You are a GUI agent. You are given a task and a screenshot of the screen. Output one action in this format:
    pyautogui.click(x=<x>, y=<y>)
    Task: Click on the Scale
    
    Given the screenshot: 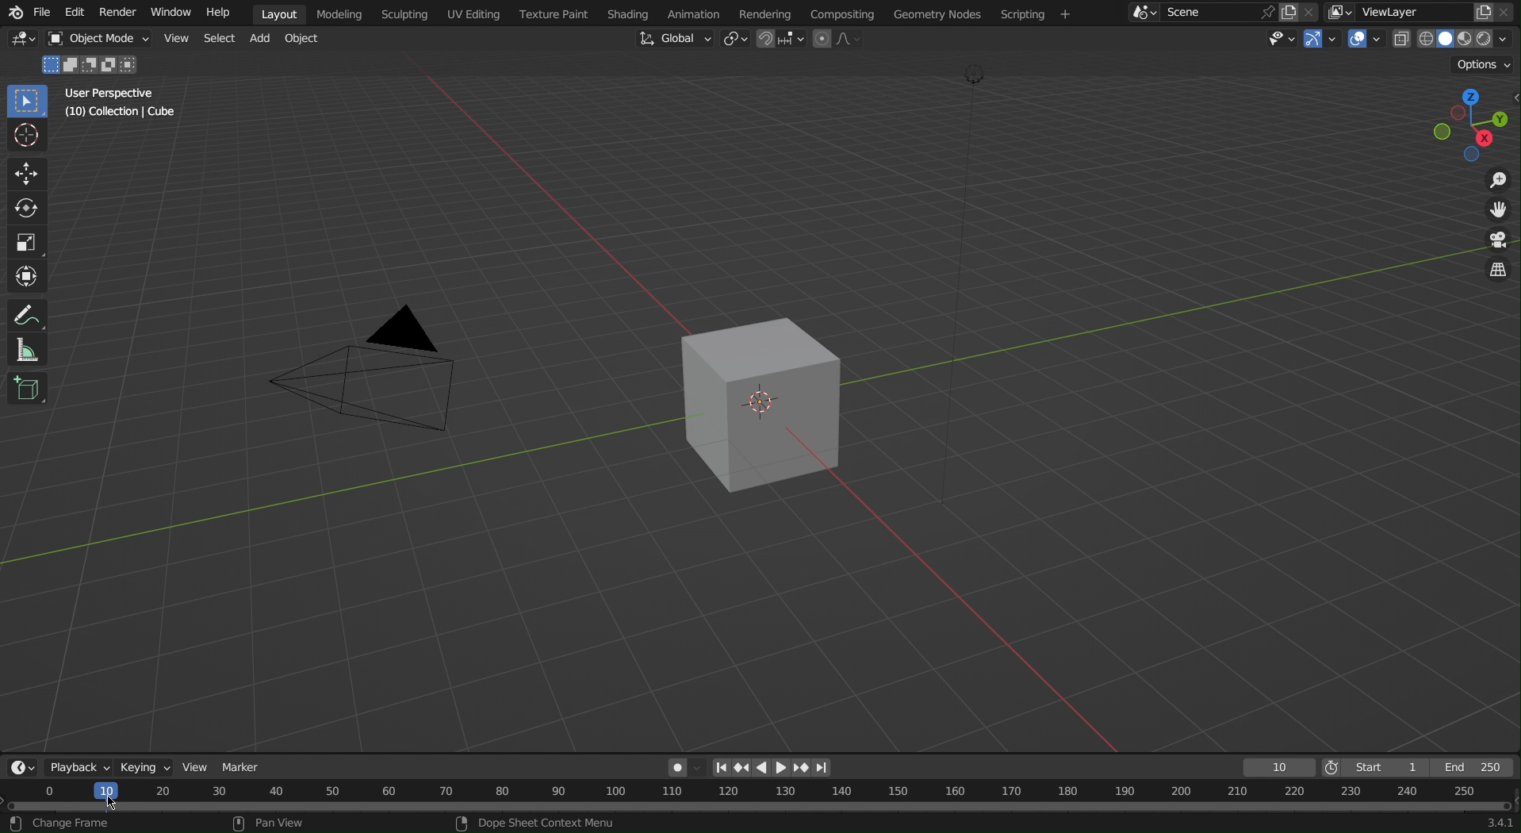 What is the action you would take?
    pyautogui.click(x=26, y=240)
    